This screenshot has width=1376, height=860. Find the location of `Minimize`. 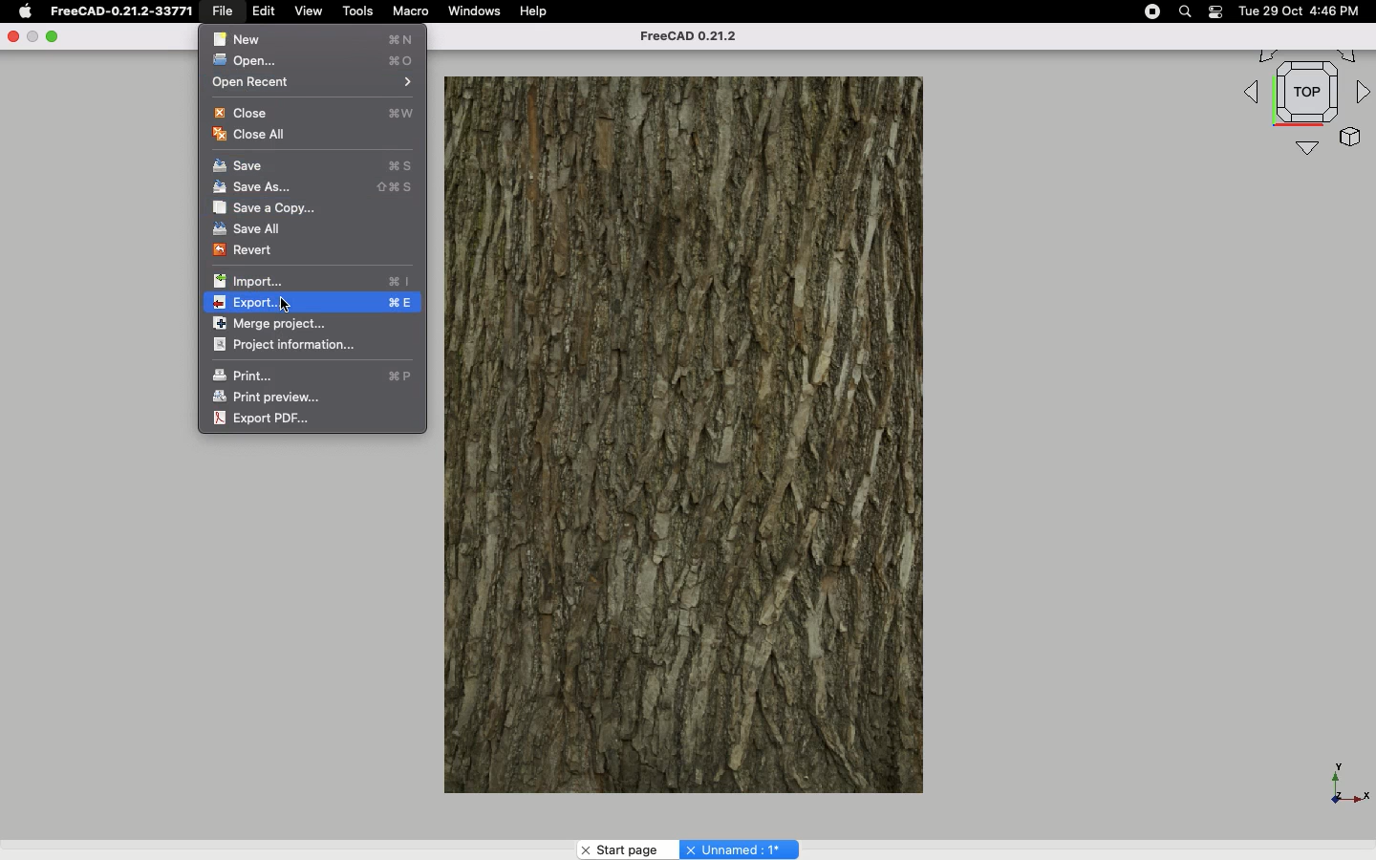

Minimize is located at coordinates (53, 37).